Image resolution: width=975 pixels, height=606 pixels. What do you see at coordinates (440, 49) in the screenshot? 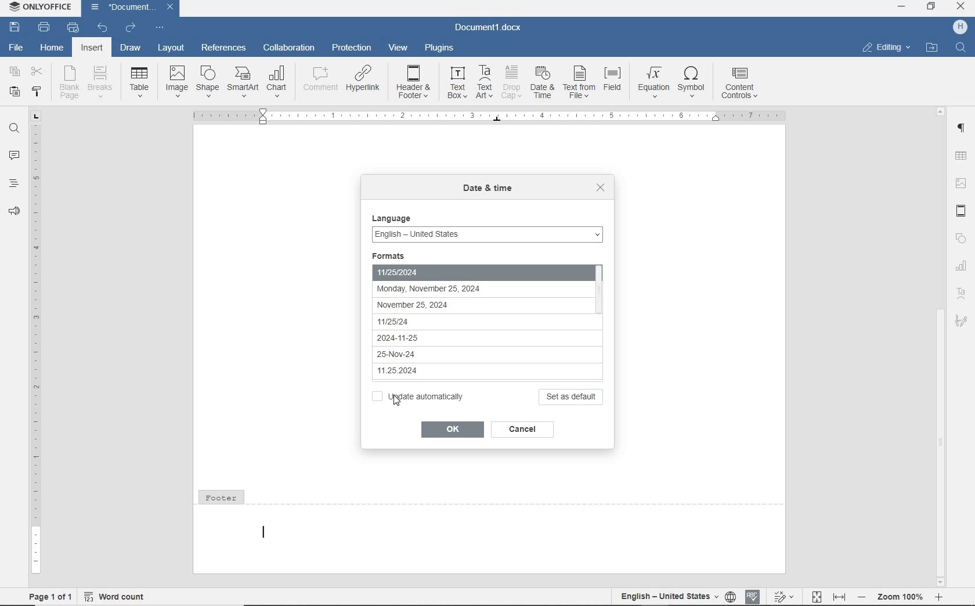
I see `plugins` at bounding box center [440, 49].